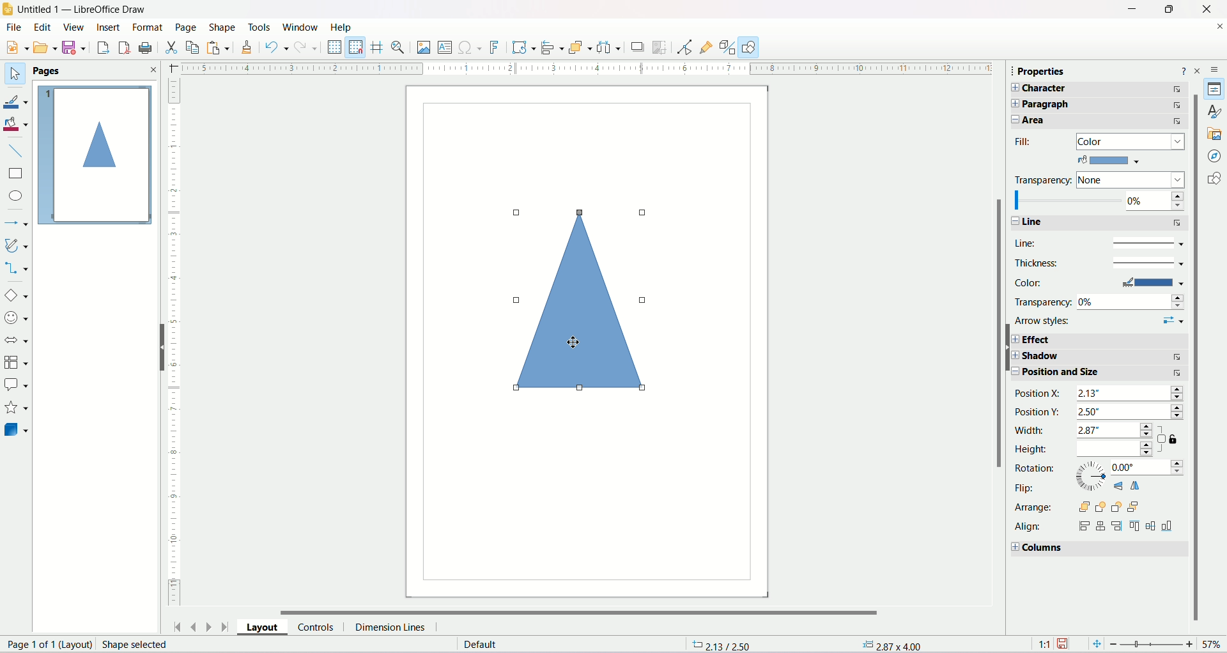  Describe the element at coordinates (47, 71) in the screenshot. I see `Pages` at that location.